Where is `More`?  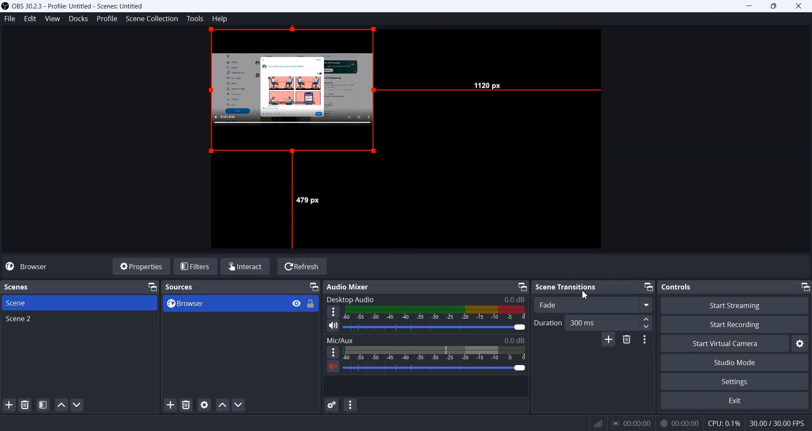
More is located at coordinates (330, 352).